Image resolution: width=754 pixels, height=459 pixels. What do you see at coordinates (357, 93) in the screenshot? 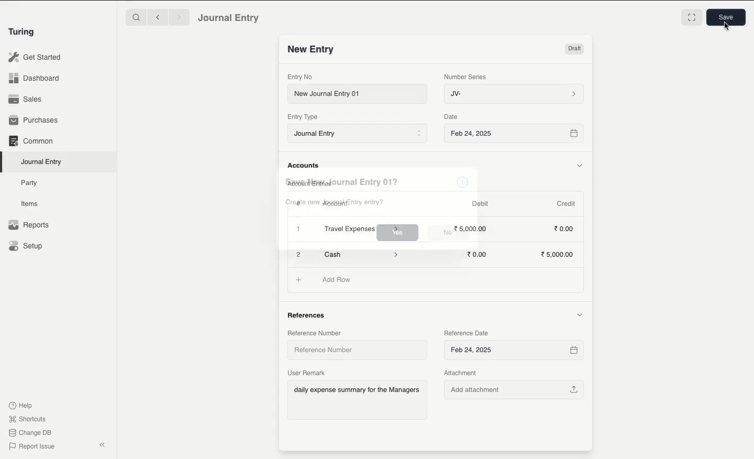
I see `New Journal Entry 01` at bounding box center [357, 93].